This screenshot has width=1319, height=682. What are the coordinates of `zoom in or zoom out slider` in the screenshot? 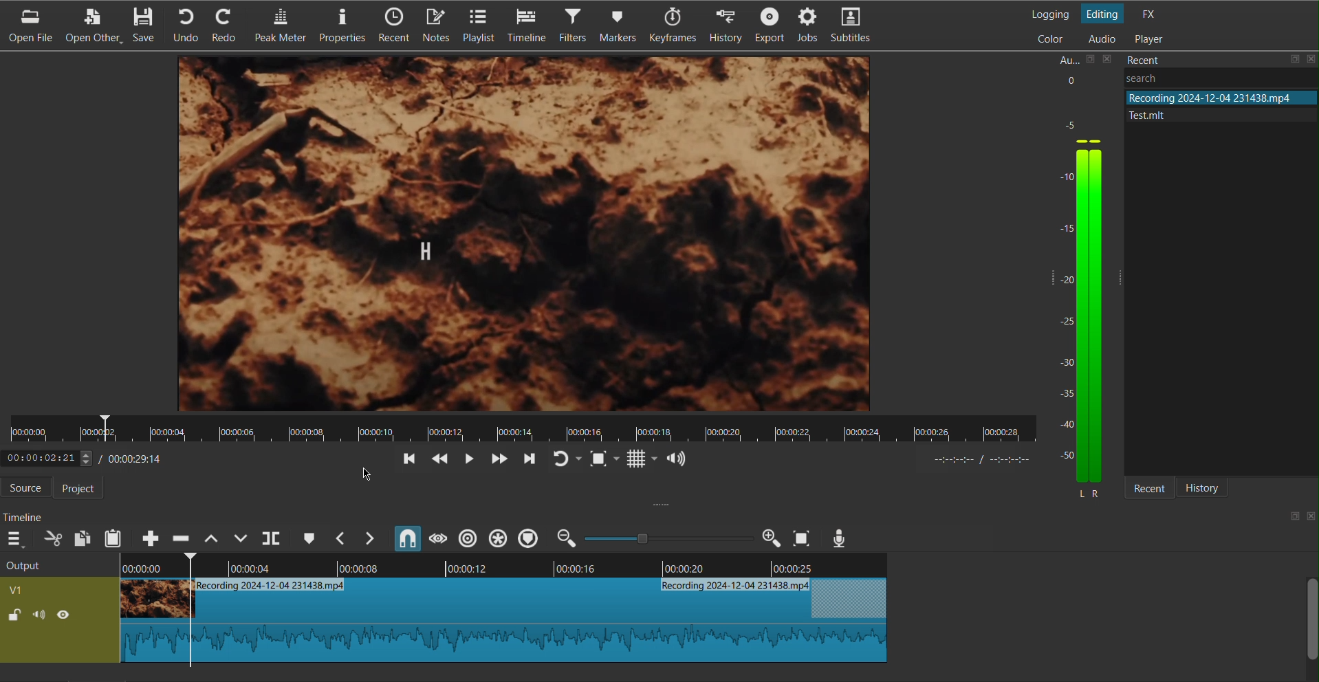 It's located at (664, 538).